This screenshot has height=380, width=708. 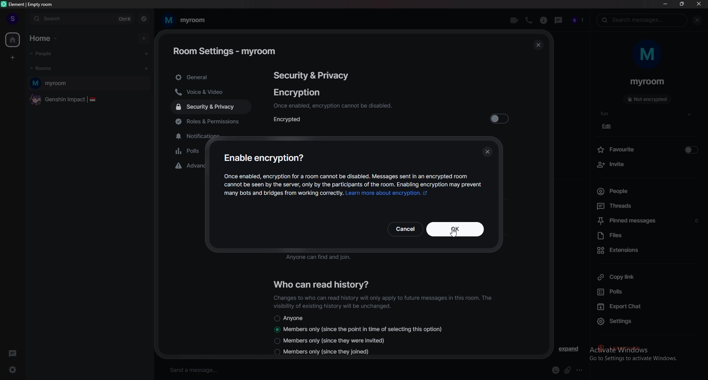 What do you see at coordinates (146, 69) in the screenshot?
I see `add room` at bounding box center [146, 69].